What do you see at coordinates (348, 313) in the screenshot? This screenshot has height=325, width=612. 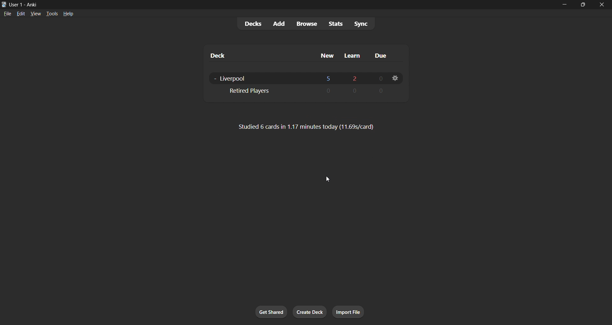 I see `import file` at bounding box center [348, 313].